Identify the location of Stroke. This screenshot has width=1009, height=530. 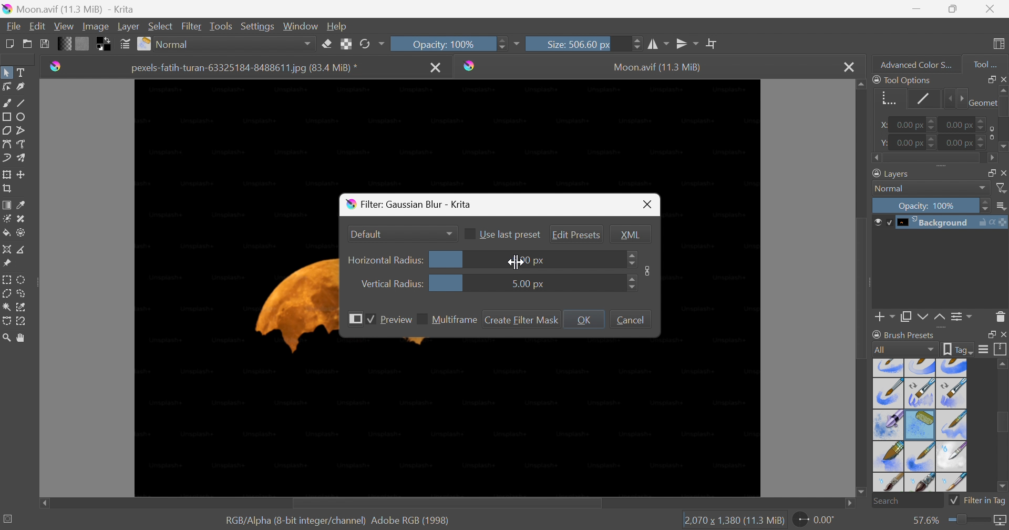
(921, 99).